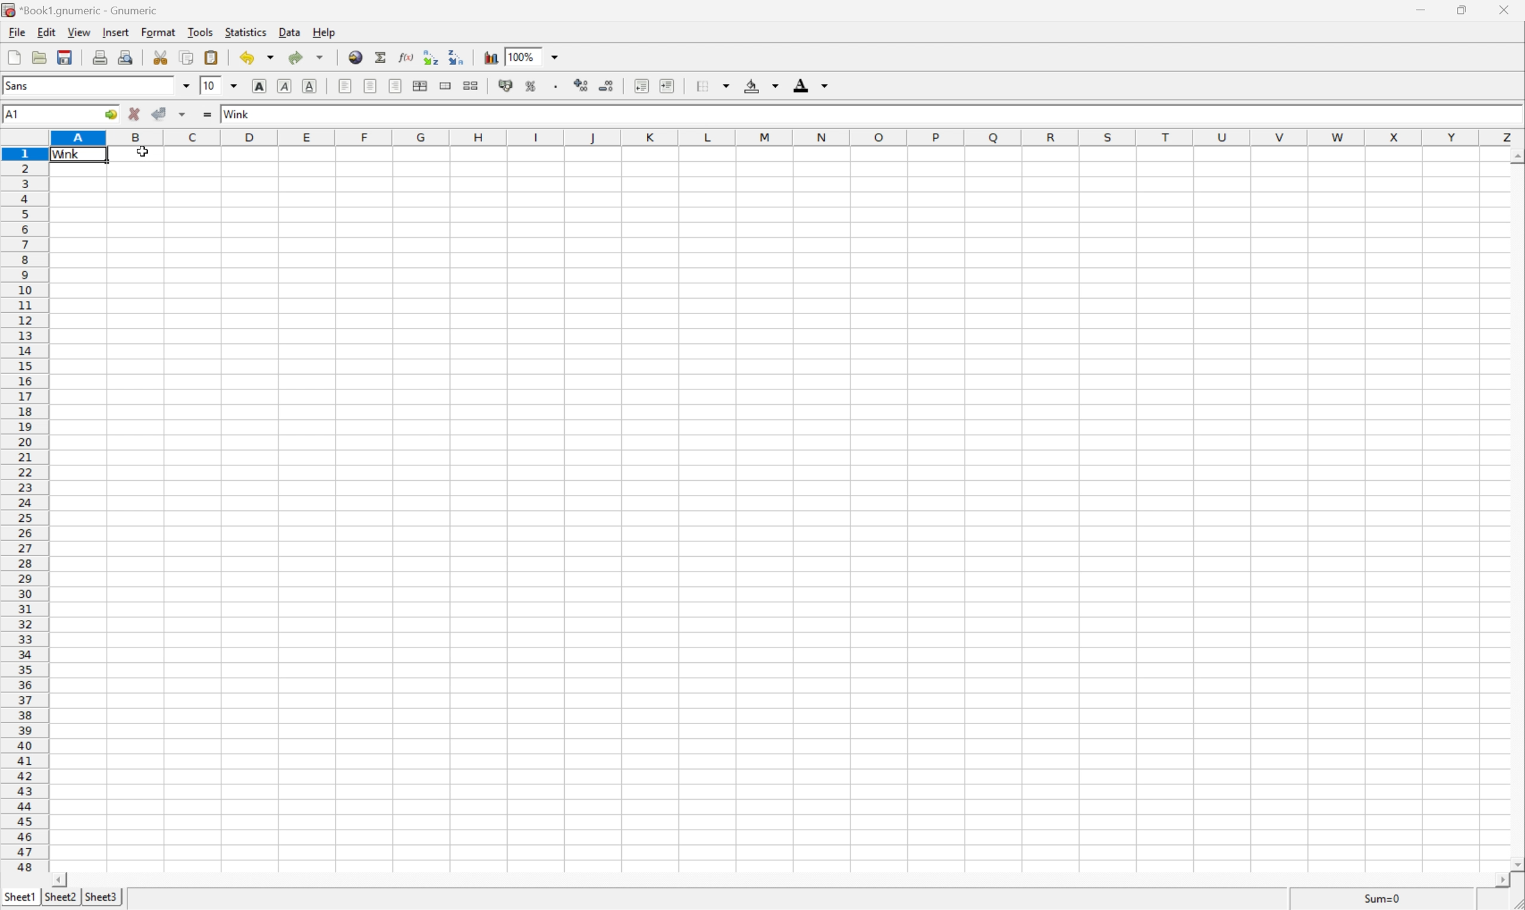 Image resolution: width=1525 pixels, height=910 pixels. Describe the element at coordinates (110, 115) in the screenshot. I see `go to` at that location.